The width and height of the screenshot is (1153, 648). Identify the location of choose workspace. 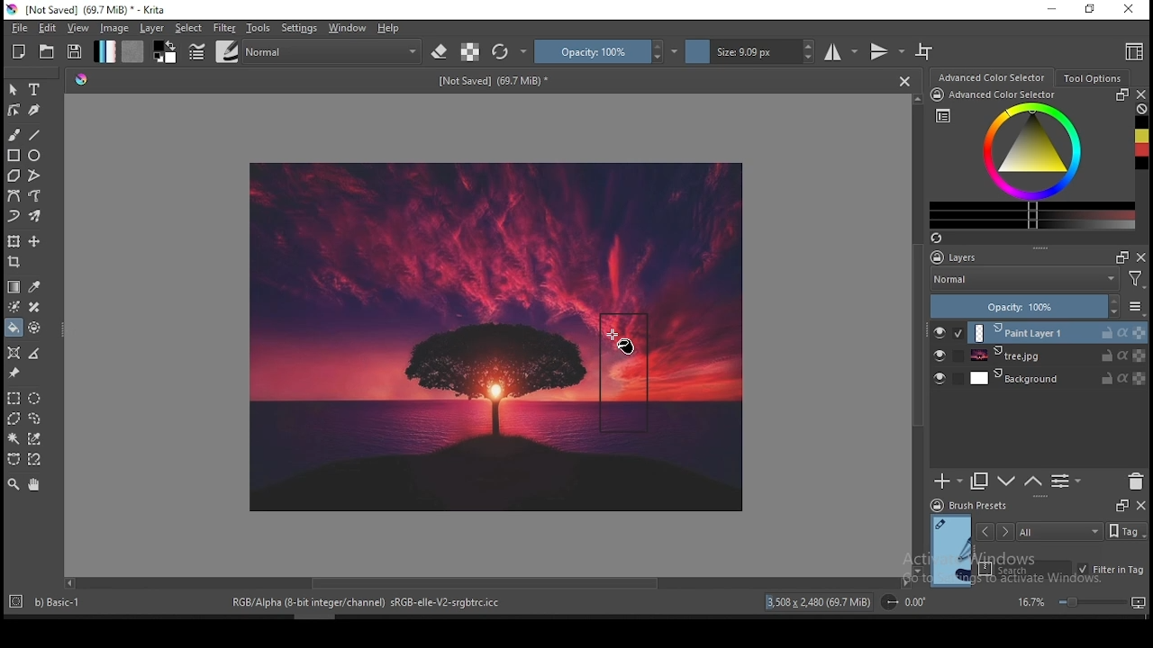
(1132, 53).